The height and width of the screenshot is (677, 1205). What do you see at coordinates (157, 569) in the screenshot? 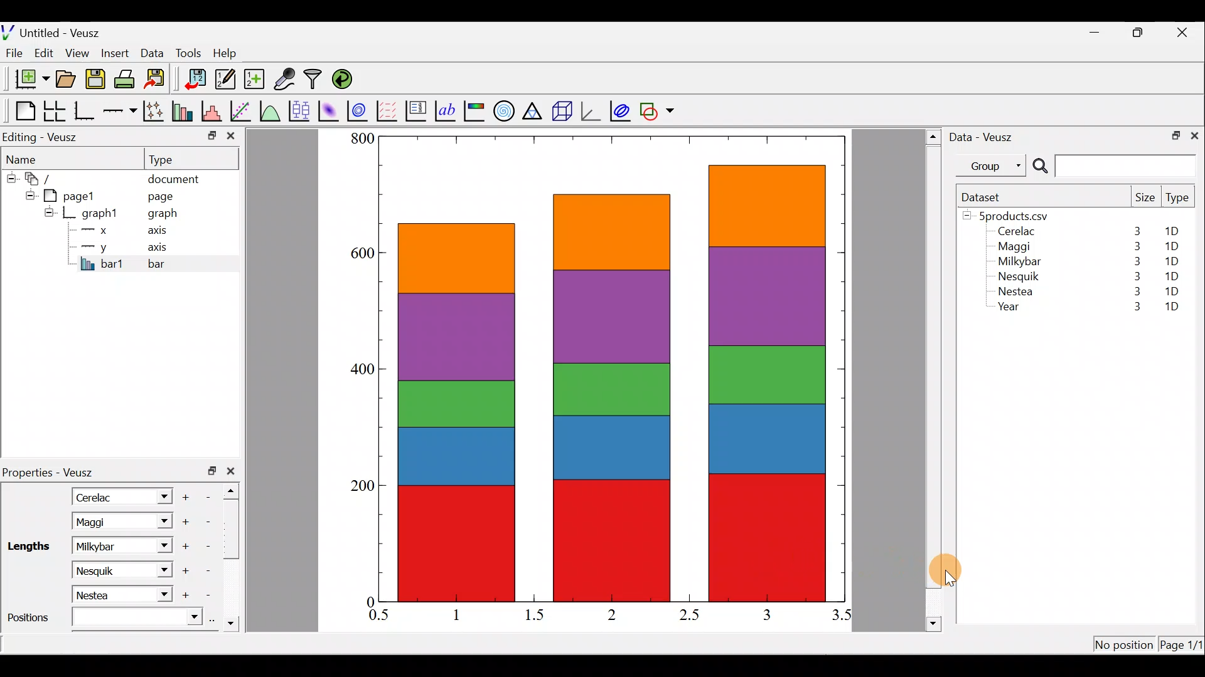
I see `Length dropdown` at bounding box center [157, 569].